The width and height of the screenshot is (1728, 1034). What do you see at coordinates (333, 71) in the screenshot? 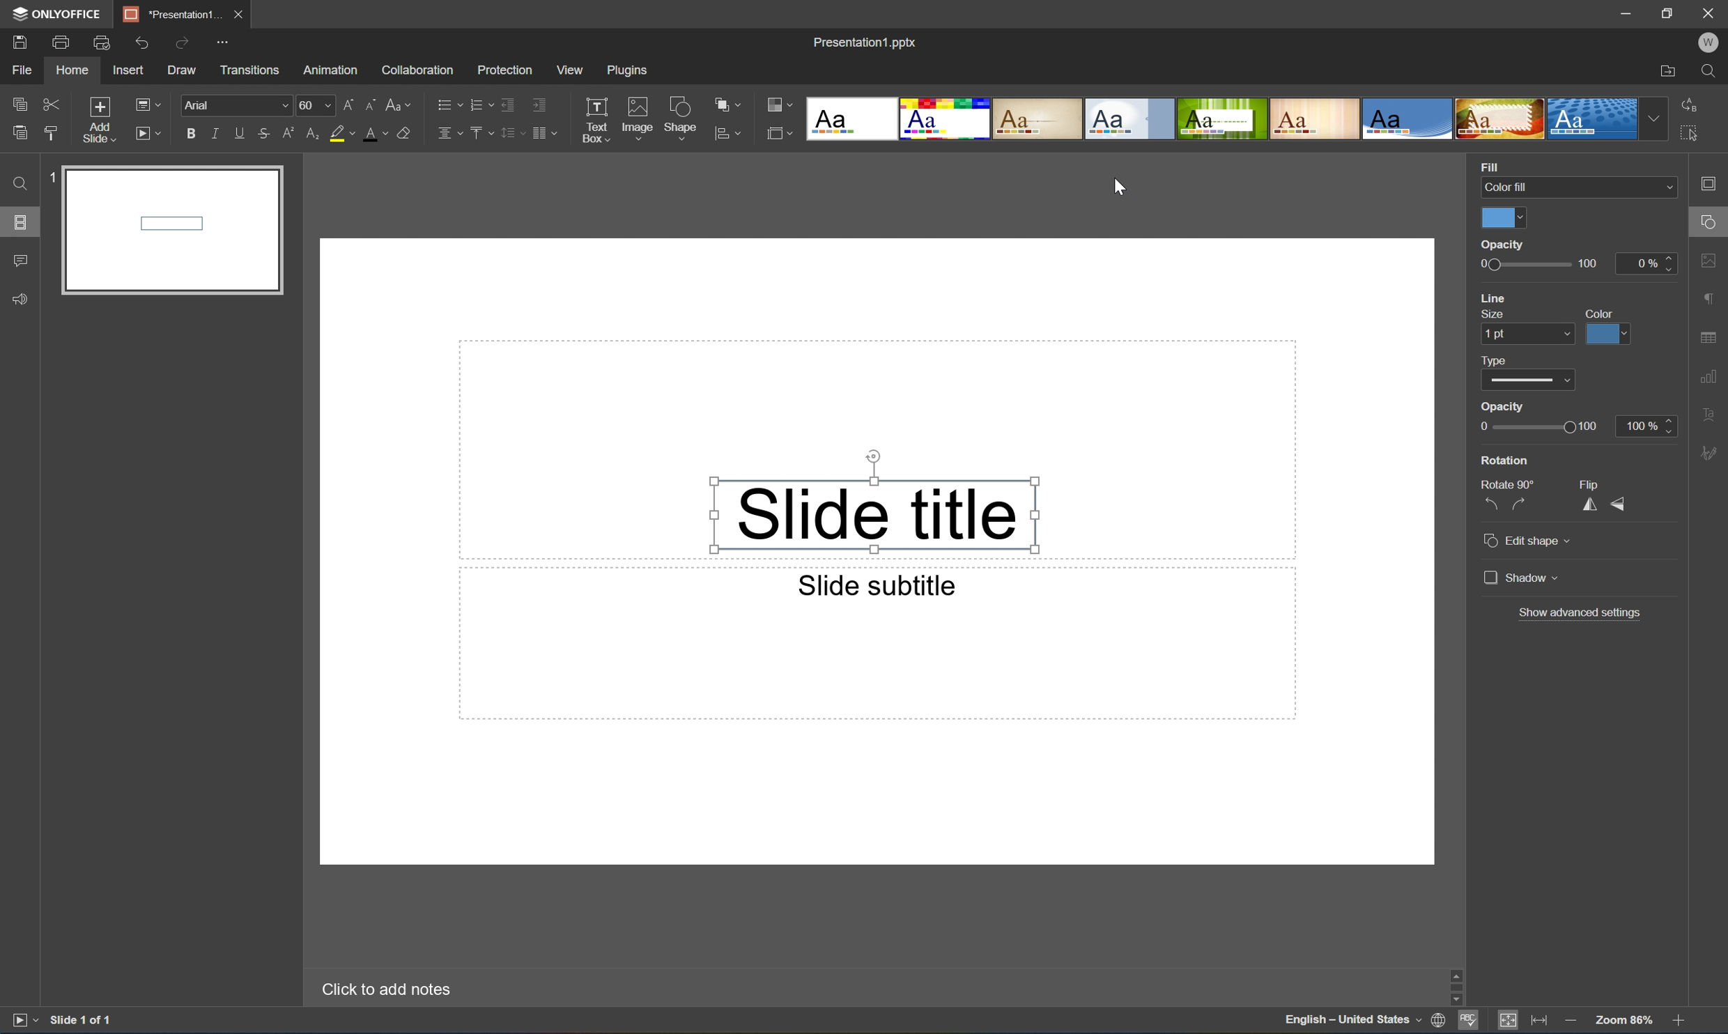
I see `Animation` at bounding box center [333, 71].